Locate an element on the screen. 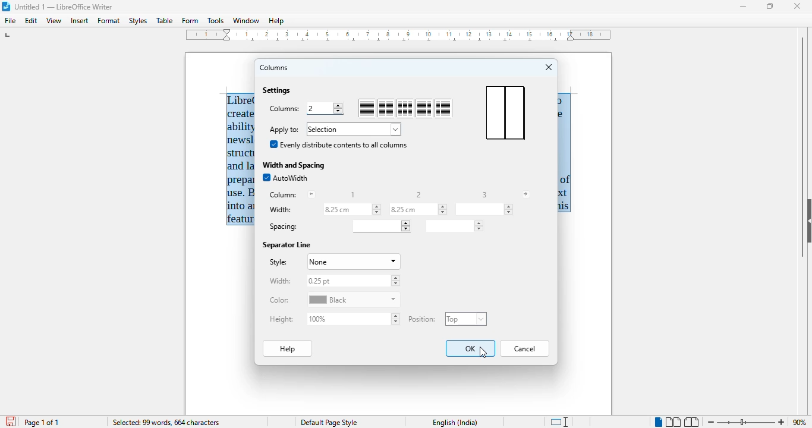 The width and height of the screenshot is (812, 428). settings is located at coordinates (277, 90).